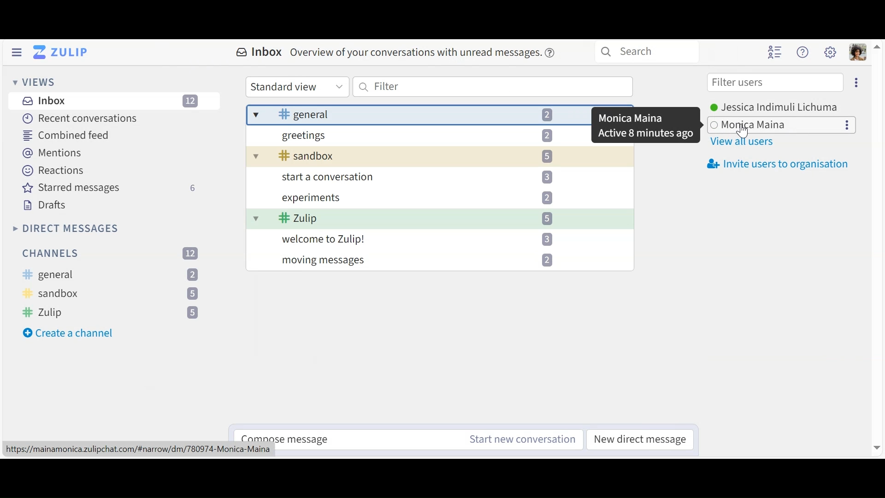 This screenshot has height=498, width=885. Describe the element at coordinates (858, 52) in the screenshot. I see `Personal user` at that location.